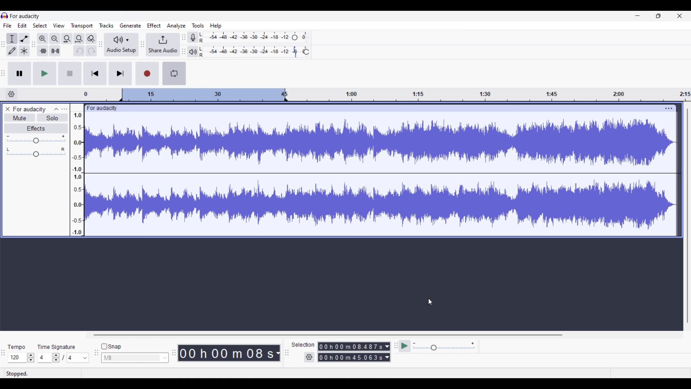 This screenshot has height=389, width=691. What do you see at coordinates (57, 109) in the screenshot?
I see `Collapse` at bounding box center [57, 109].